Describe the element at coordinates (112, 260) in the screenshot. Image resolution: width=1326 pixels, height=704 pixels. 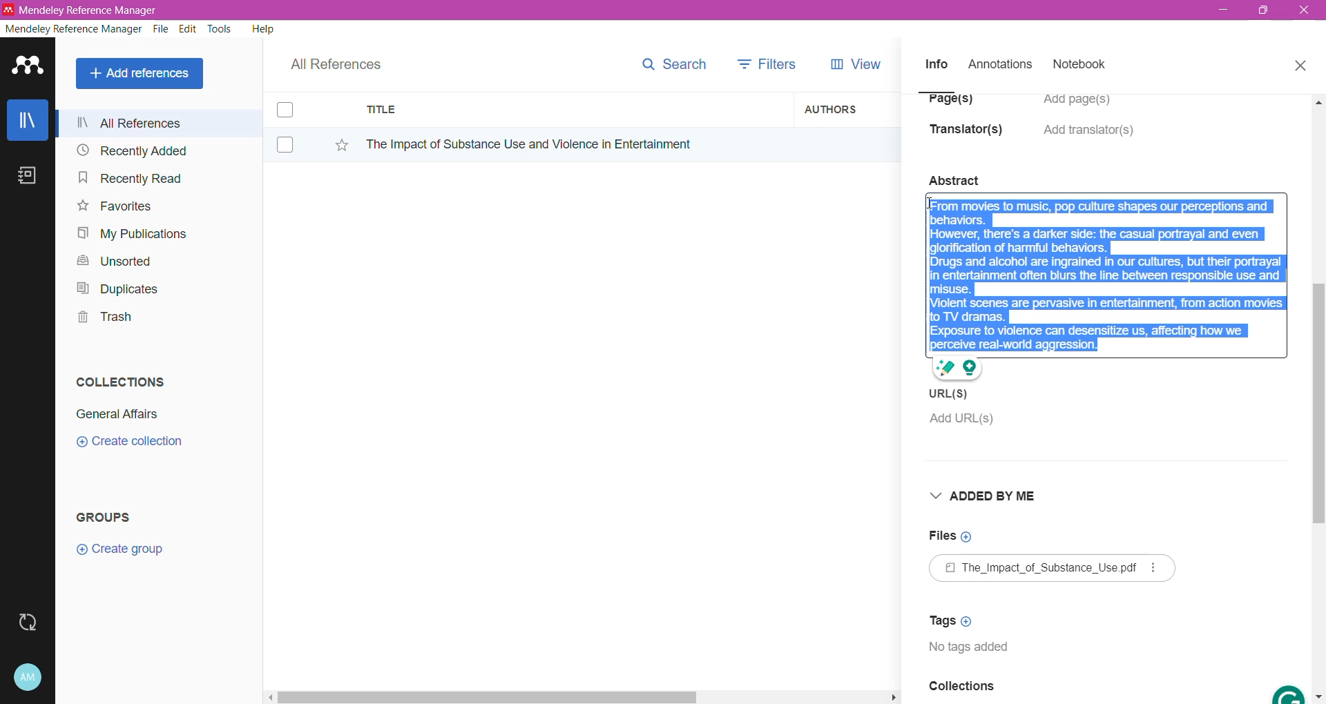
I see `Unsorted` at that location.